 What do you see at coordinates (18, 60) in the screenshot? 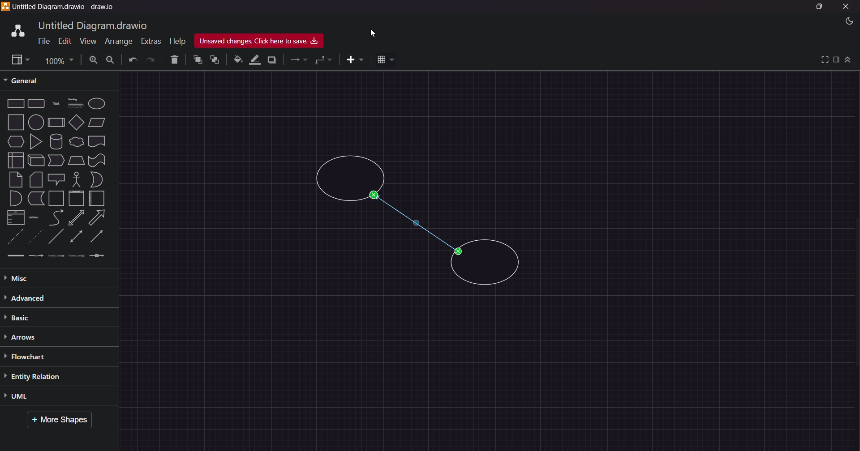
I see `view` at bounding box center [18, 60].